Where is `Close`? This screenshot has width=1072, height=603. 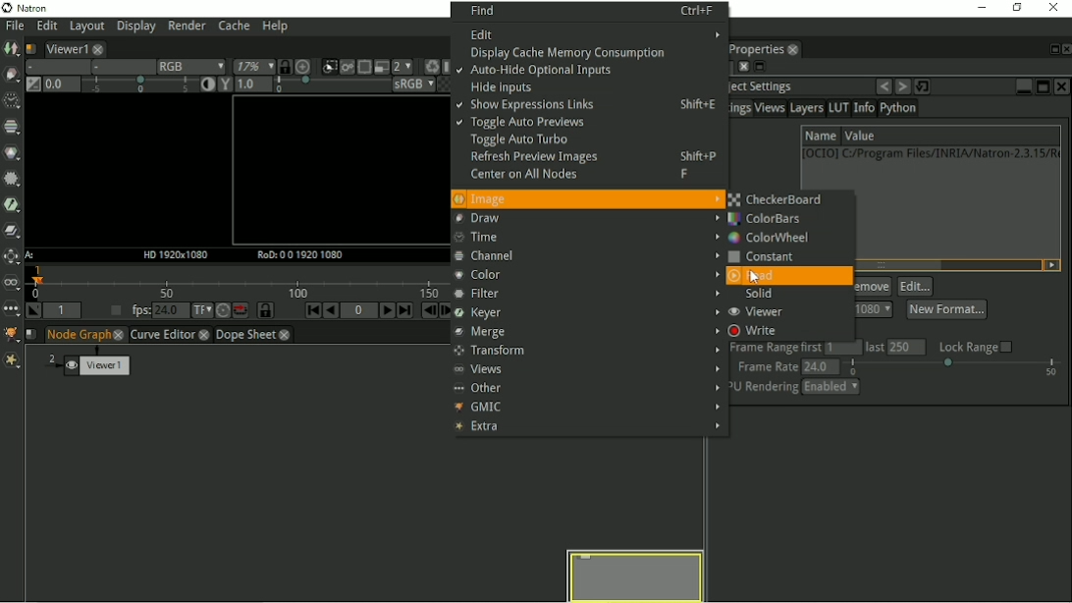 Close is located at coordinates (1055, 8).